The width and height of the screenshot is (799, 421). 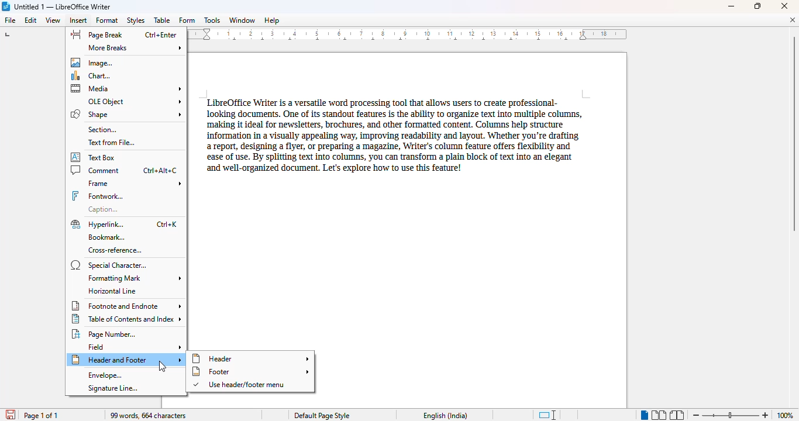 What do you see at coordinates (126, 114) in the screenshot?
I see `shape` at bounding box center [126, 114].